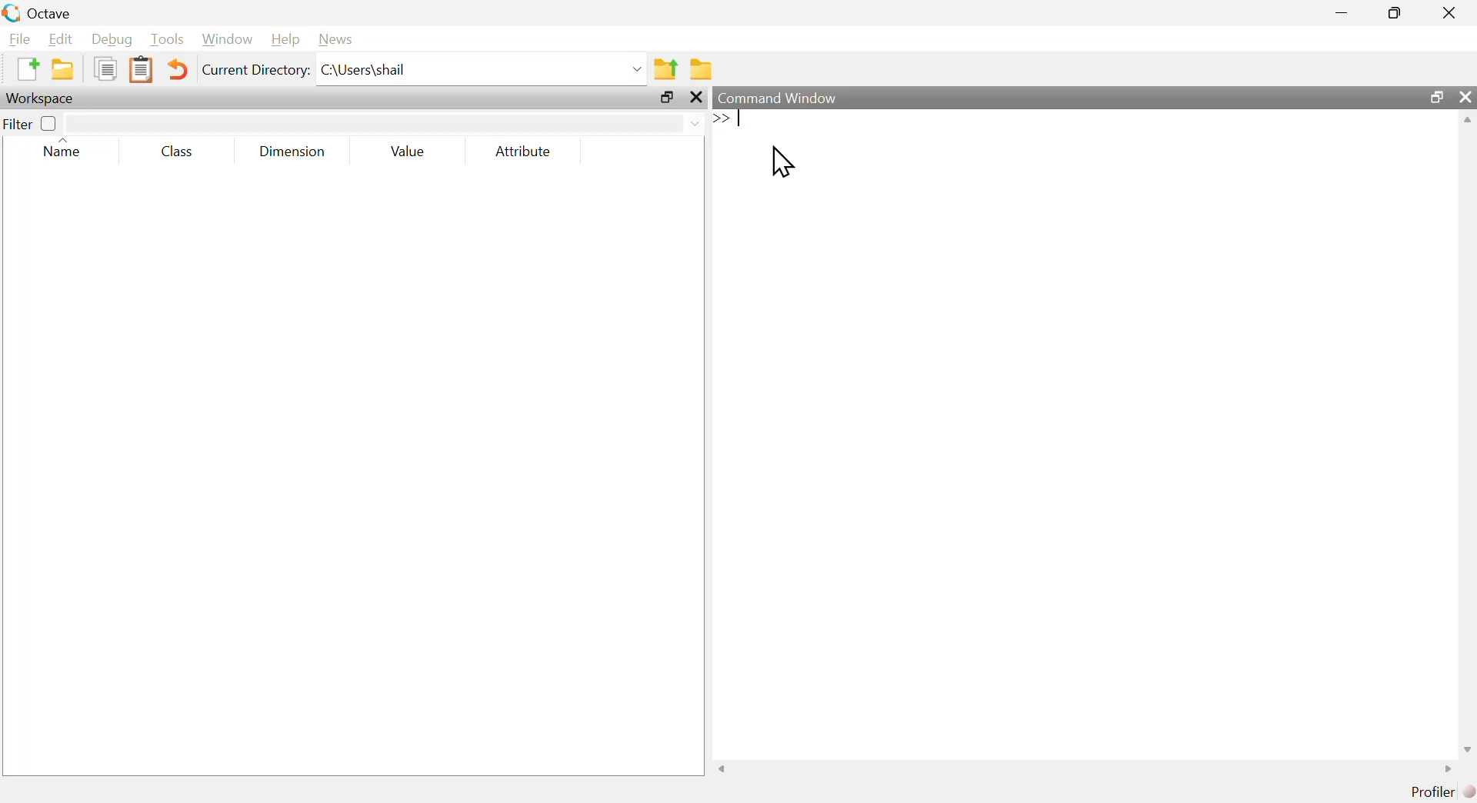 The width and height of the screenshot is (1477, 803). I want to click on Class, so click(183, 149).